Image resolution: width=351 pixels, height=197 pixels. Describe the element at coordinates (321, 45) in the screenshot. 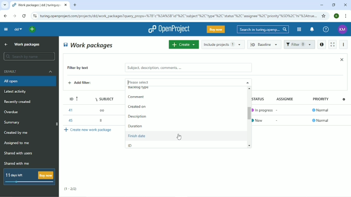

I see `Open details view` at that location.